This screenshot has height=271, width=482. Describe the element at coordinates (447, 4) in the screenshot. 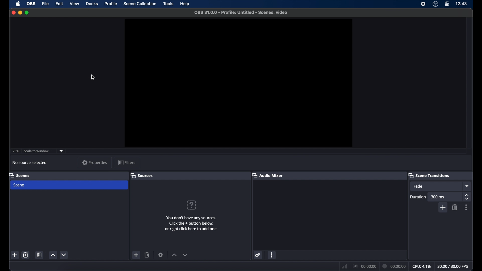

I see `control center` at that location.